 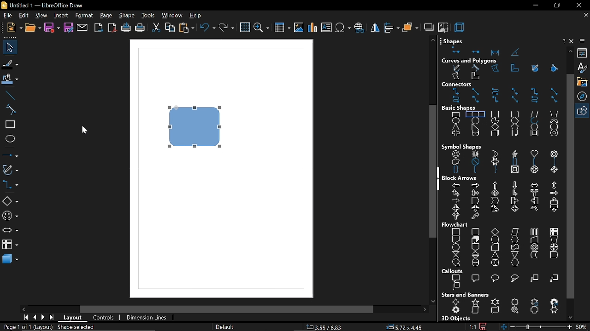 I want to click on navigator, so click(x=584, y=97).